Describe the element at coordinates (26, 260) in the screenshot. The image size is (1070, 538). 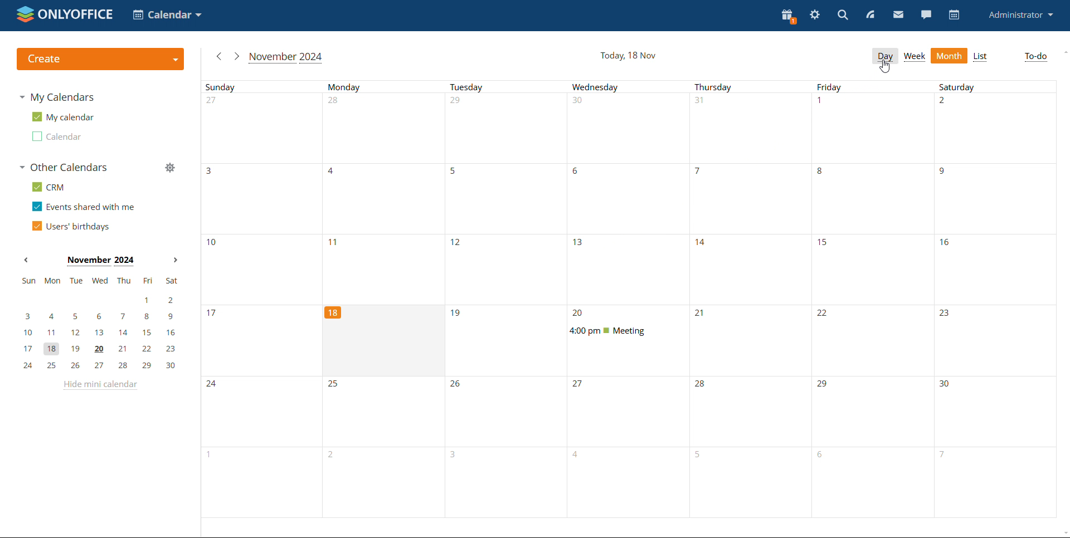
I see `previous month` at that location.